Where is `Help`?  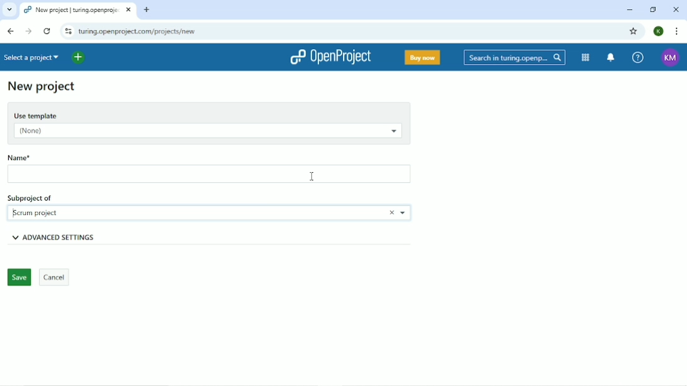
Help is located at coordinates (638, 57).